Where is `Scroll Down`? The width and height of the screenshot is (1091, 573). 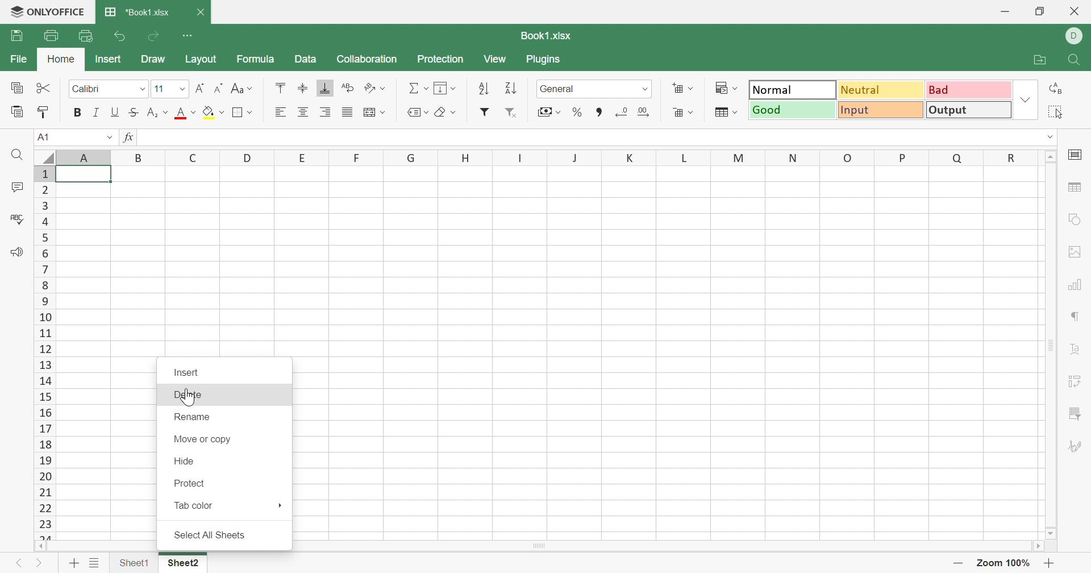
Scroll Down is located at coordinates (1052, 534).